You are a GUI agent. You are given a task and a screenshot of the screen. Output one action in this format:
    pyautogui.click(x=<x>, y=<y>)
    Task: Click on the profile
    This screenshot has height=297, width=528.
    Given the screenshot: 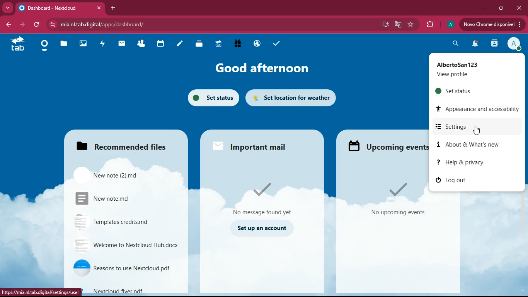 What is the action you would take?
    pyautogui.click(x=450, y=24)
    